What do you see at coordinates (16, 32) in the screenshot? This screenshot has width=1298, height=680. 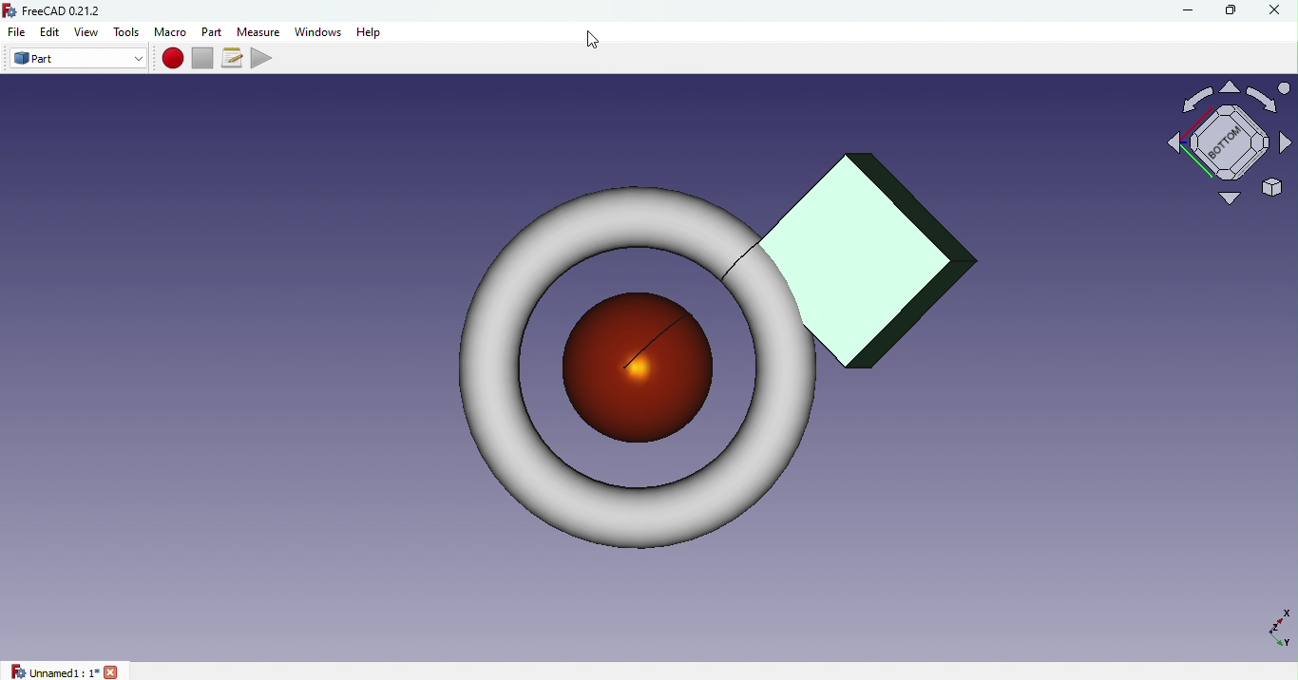 I see `File` at bounding box center [16, 32].